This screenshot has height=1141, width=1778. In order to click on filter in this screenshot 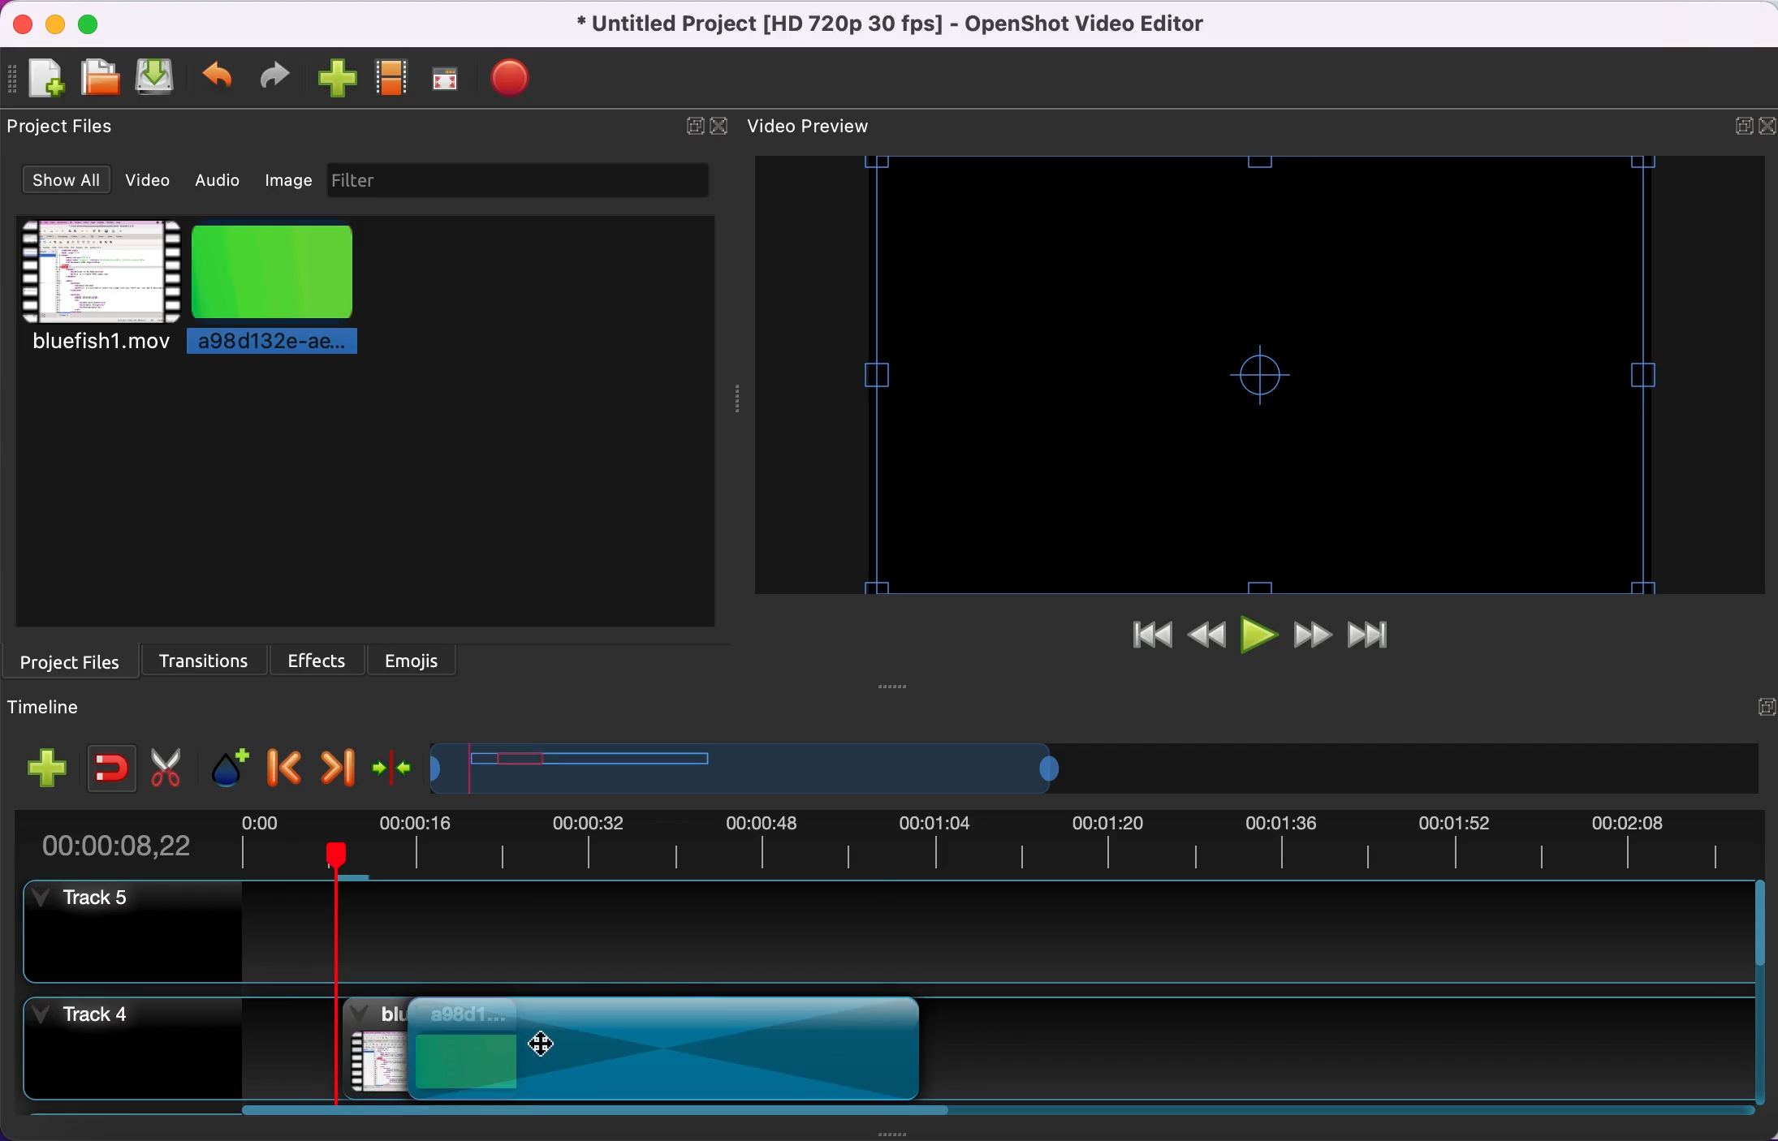, I will do `click(516, 181)`.